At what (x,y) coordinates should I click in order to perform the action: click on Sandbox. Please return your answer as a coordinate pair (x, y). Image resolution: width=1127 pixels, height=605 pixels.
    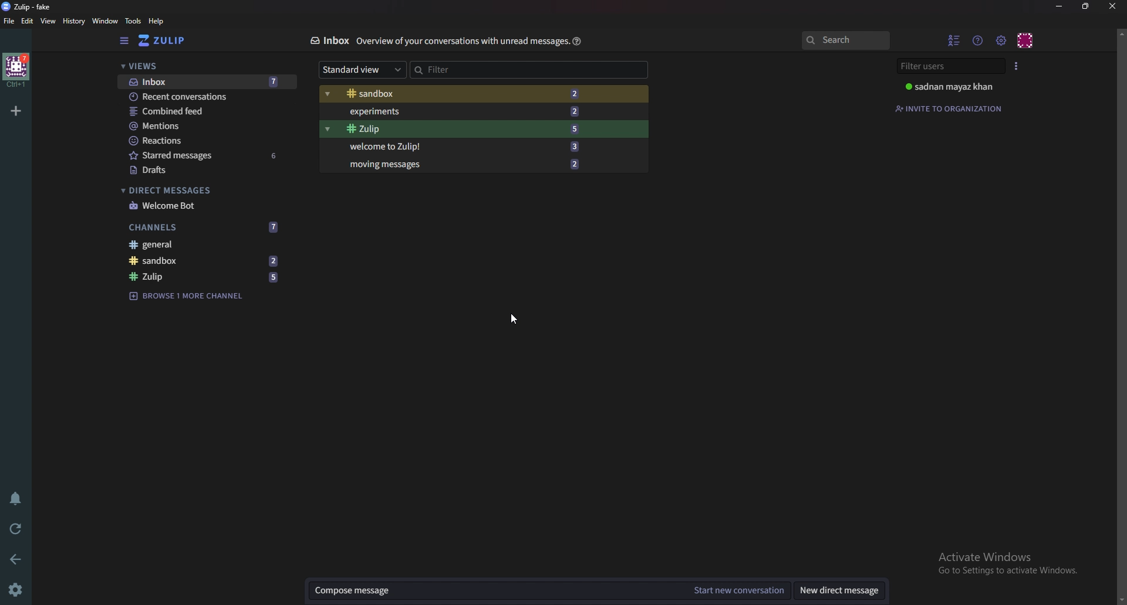
    Looking at the image, I should click on (458, 94).